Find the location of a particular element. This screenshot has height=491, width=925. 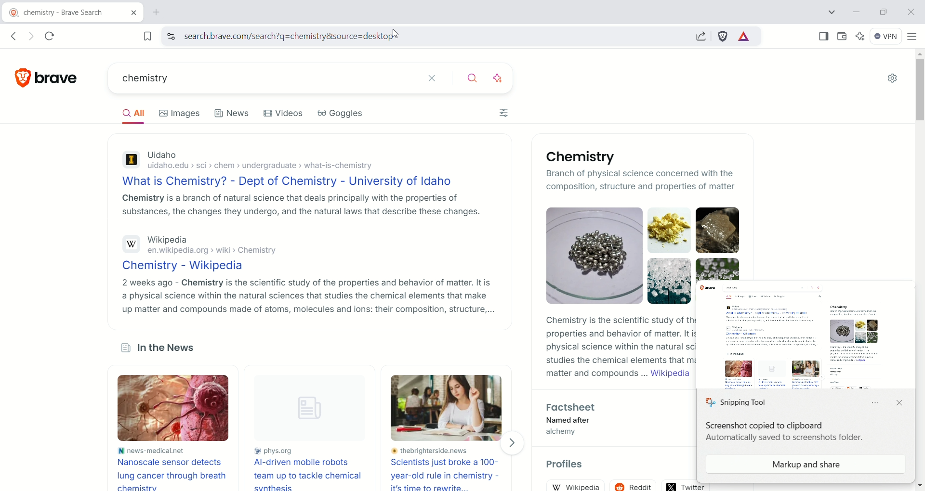

Profiles is located at coordinates (570, 465).